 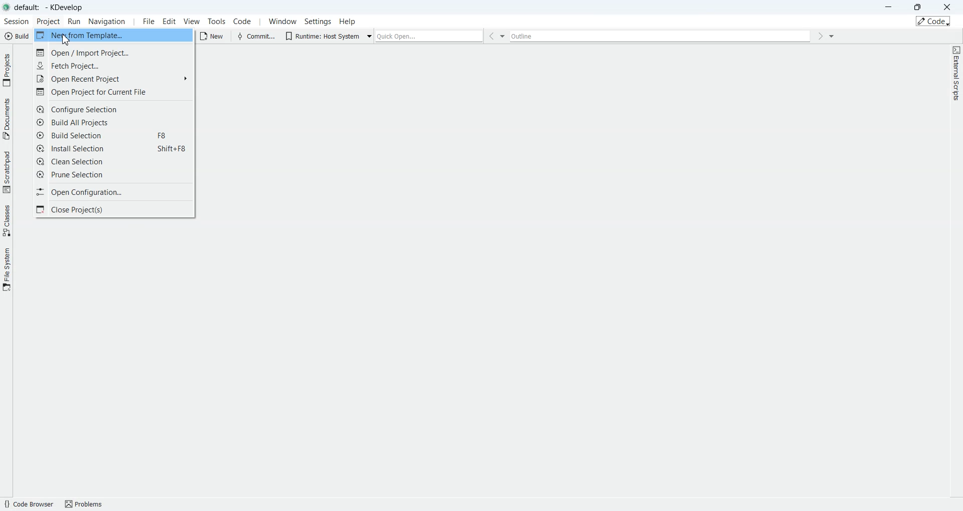 I want to click on Runtime: Host System, so click(x=321, y=35).